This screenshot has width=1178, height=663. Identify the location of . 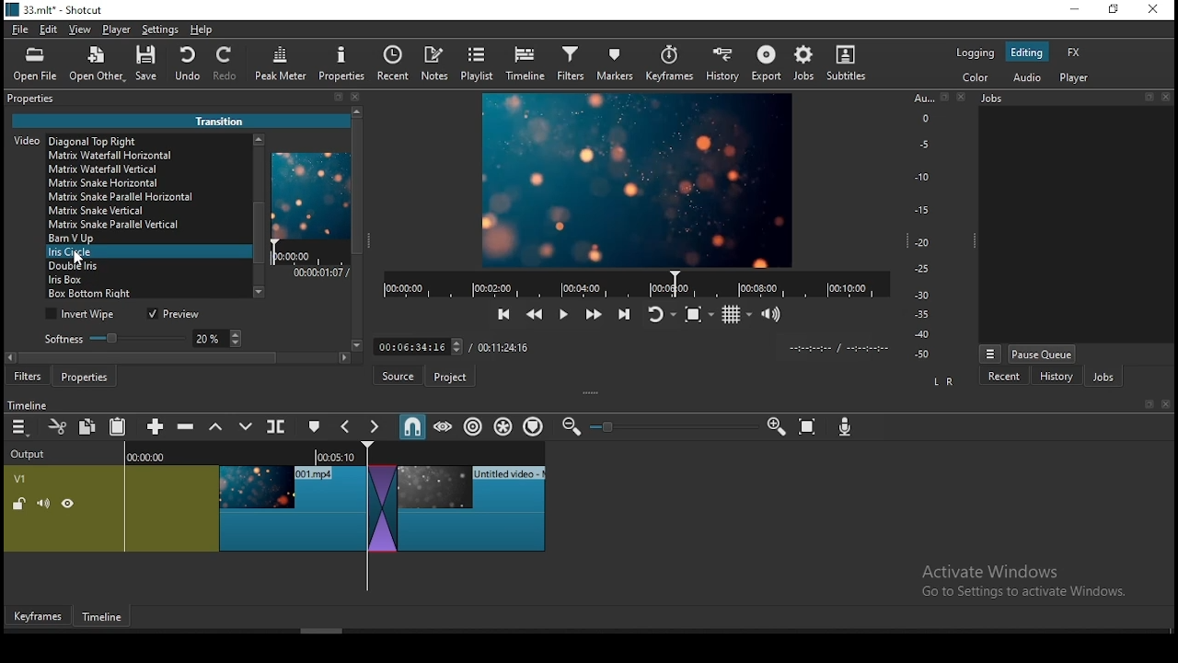
(1168, 97).